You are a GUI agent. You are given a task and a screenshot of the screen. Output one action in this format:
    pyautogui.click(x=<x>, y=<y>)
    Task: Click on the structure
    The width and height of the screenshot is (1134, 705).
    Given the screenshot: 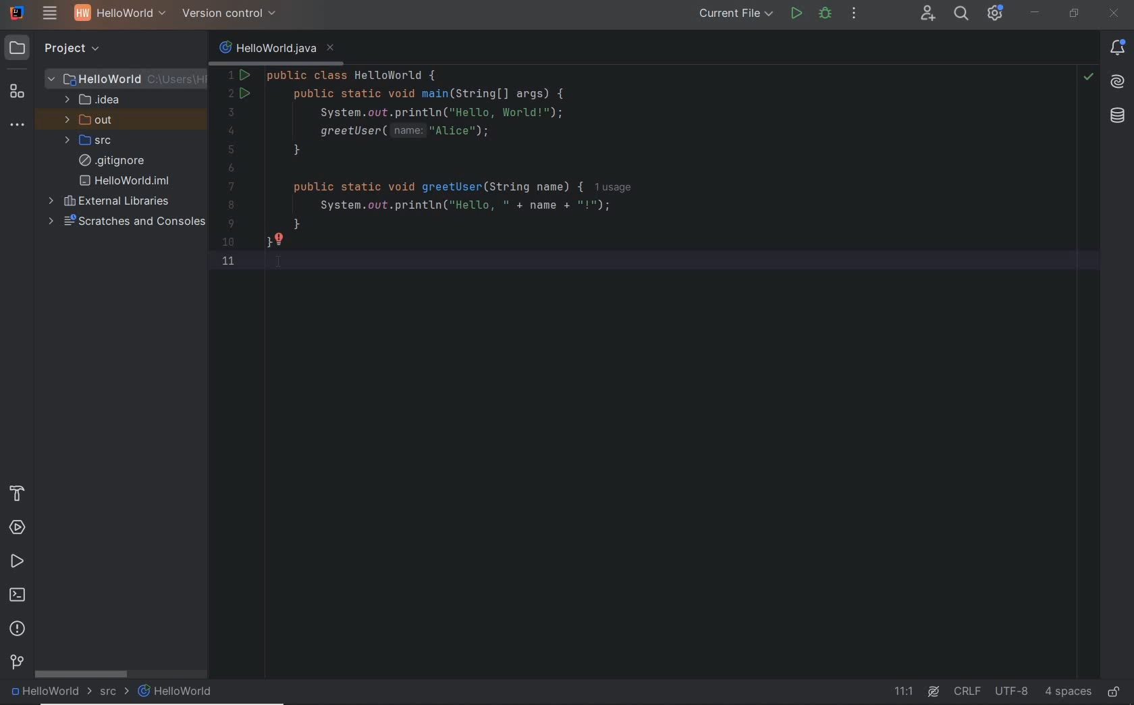 What is the action you would take?
    pyautogui.click(x=16, y=94)
    